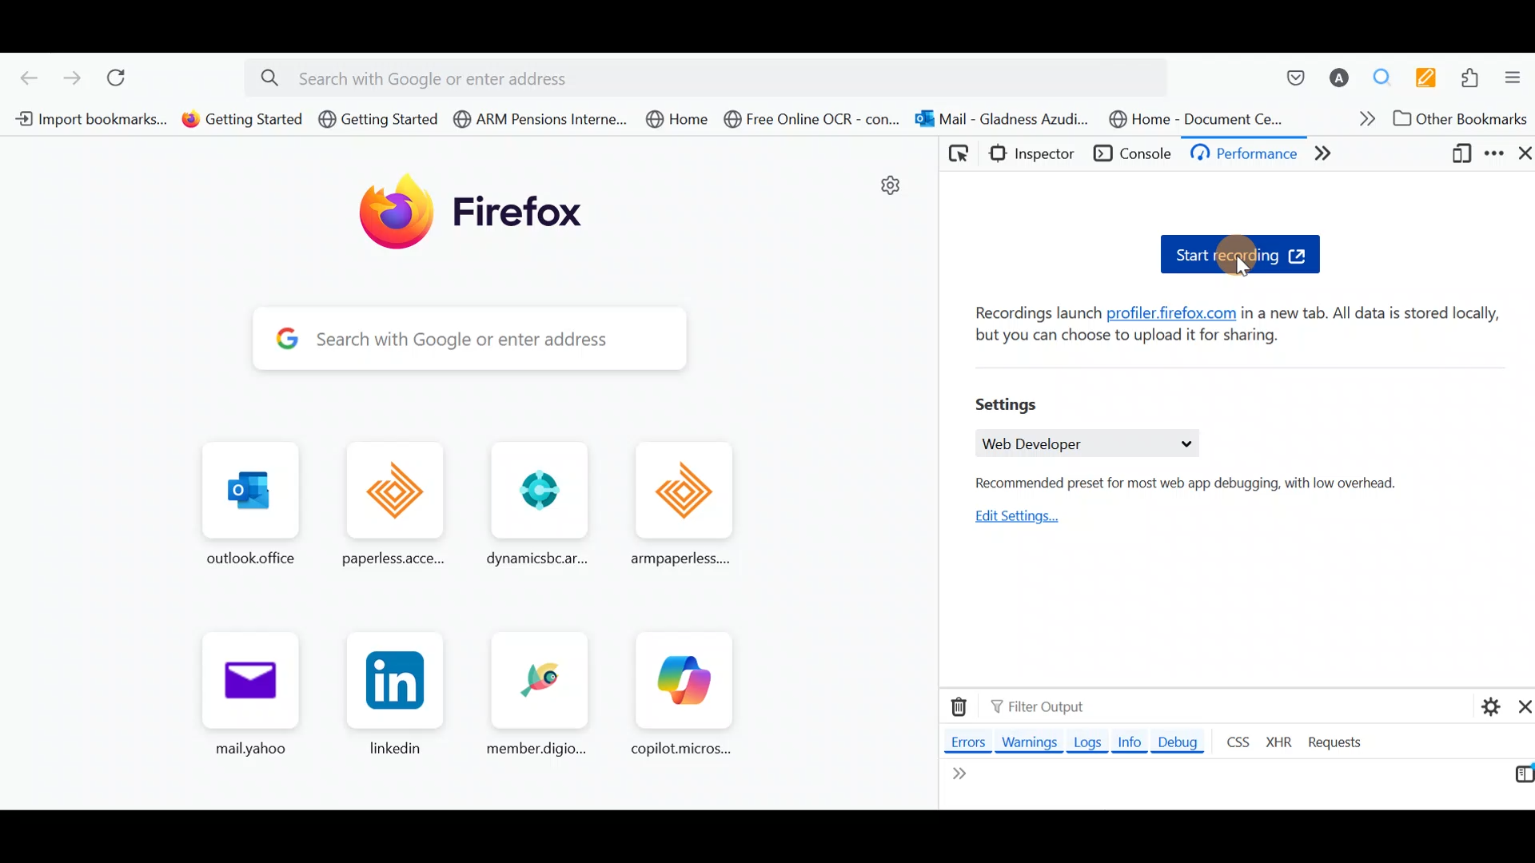 The image size is (1535, 863). I want to click on Debugger, so click(1239, 153).